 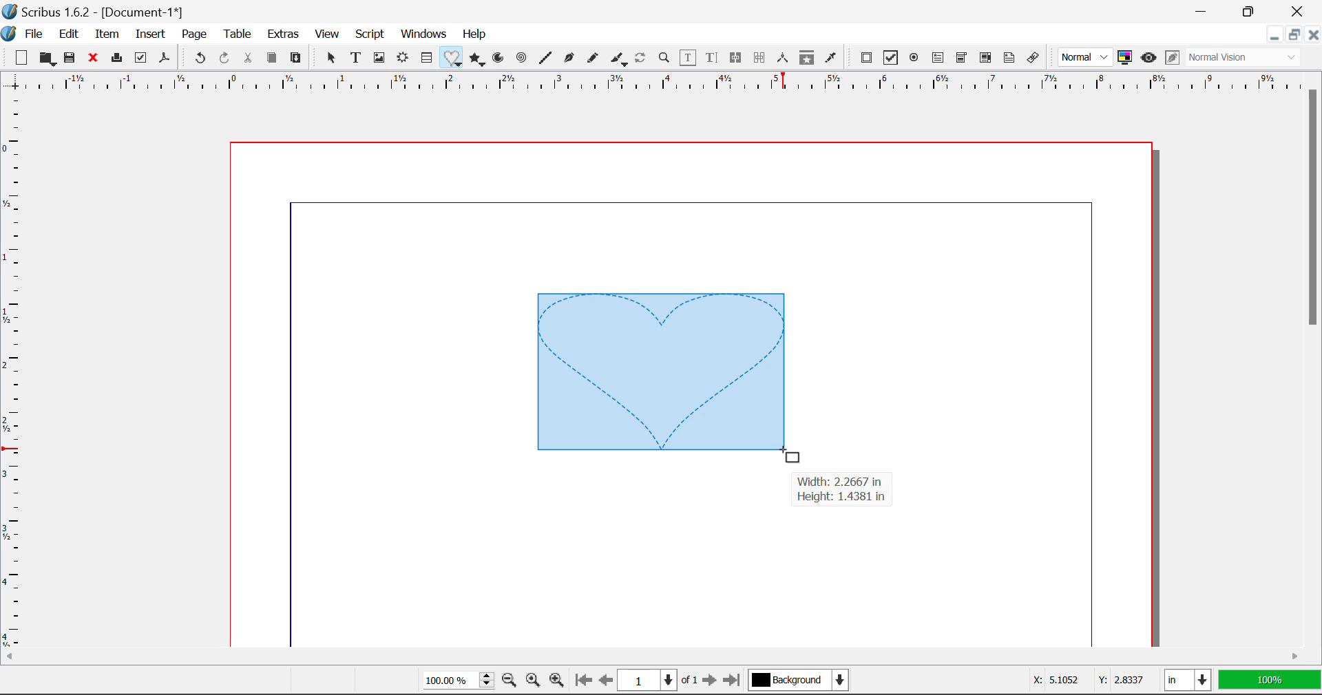 I want to click on Width: 2.2667 in Height: 1.4381 in, so click(x=858, y=491).